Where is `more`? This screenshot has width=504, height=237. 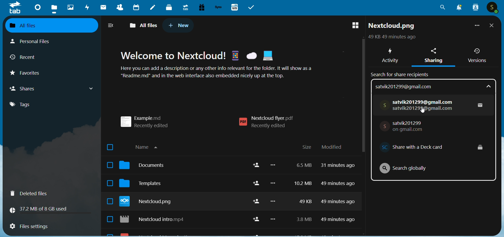 more is located at coordinates (274, 195).